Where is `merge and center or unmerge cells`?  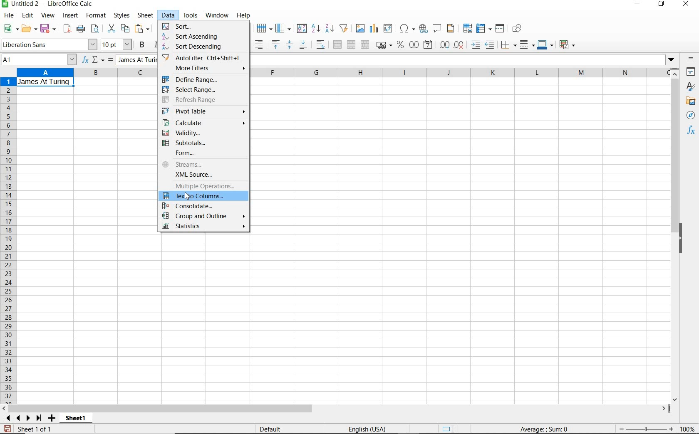 merge and center or unmerge cells is located at coordinates (337, 45).